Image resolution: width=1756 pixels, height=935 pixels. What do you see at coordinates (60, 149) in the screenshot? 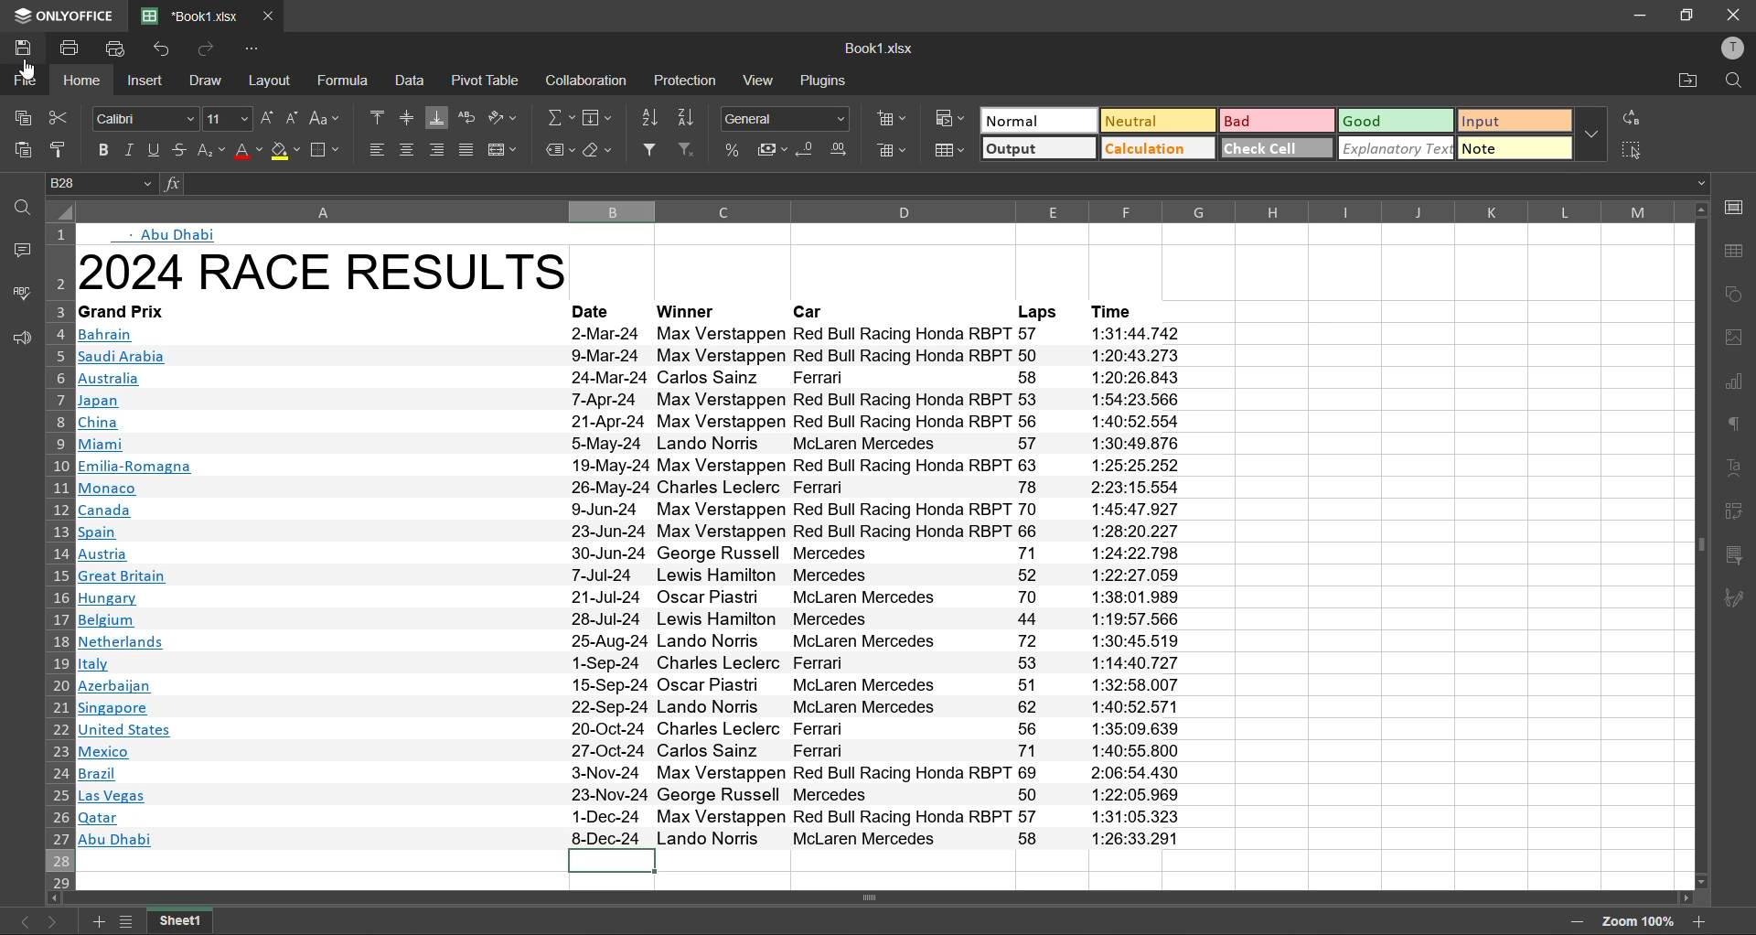
I see `copy style` at bounding box center [60, 149].